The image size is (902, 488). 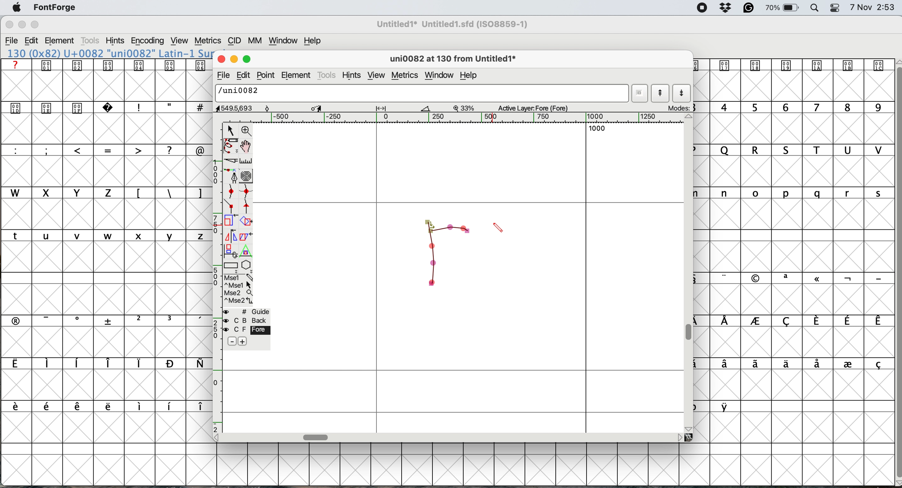 What do you see at coordinates (216, 277) in the screenshot?
I see `vertical scale` at bounding box center [216, 277].